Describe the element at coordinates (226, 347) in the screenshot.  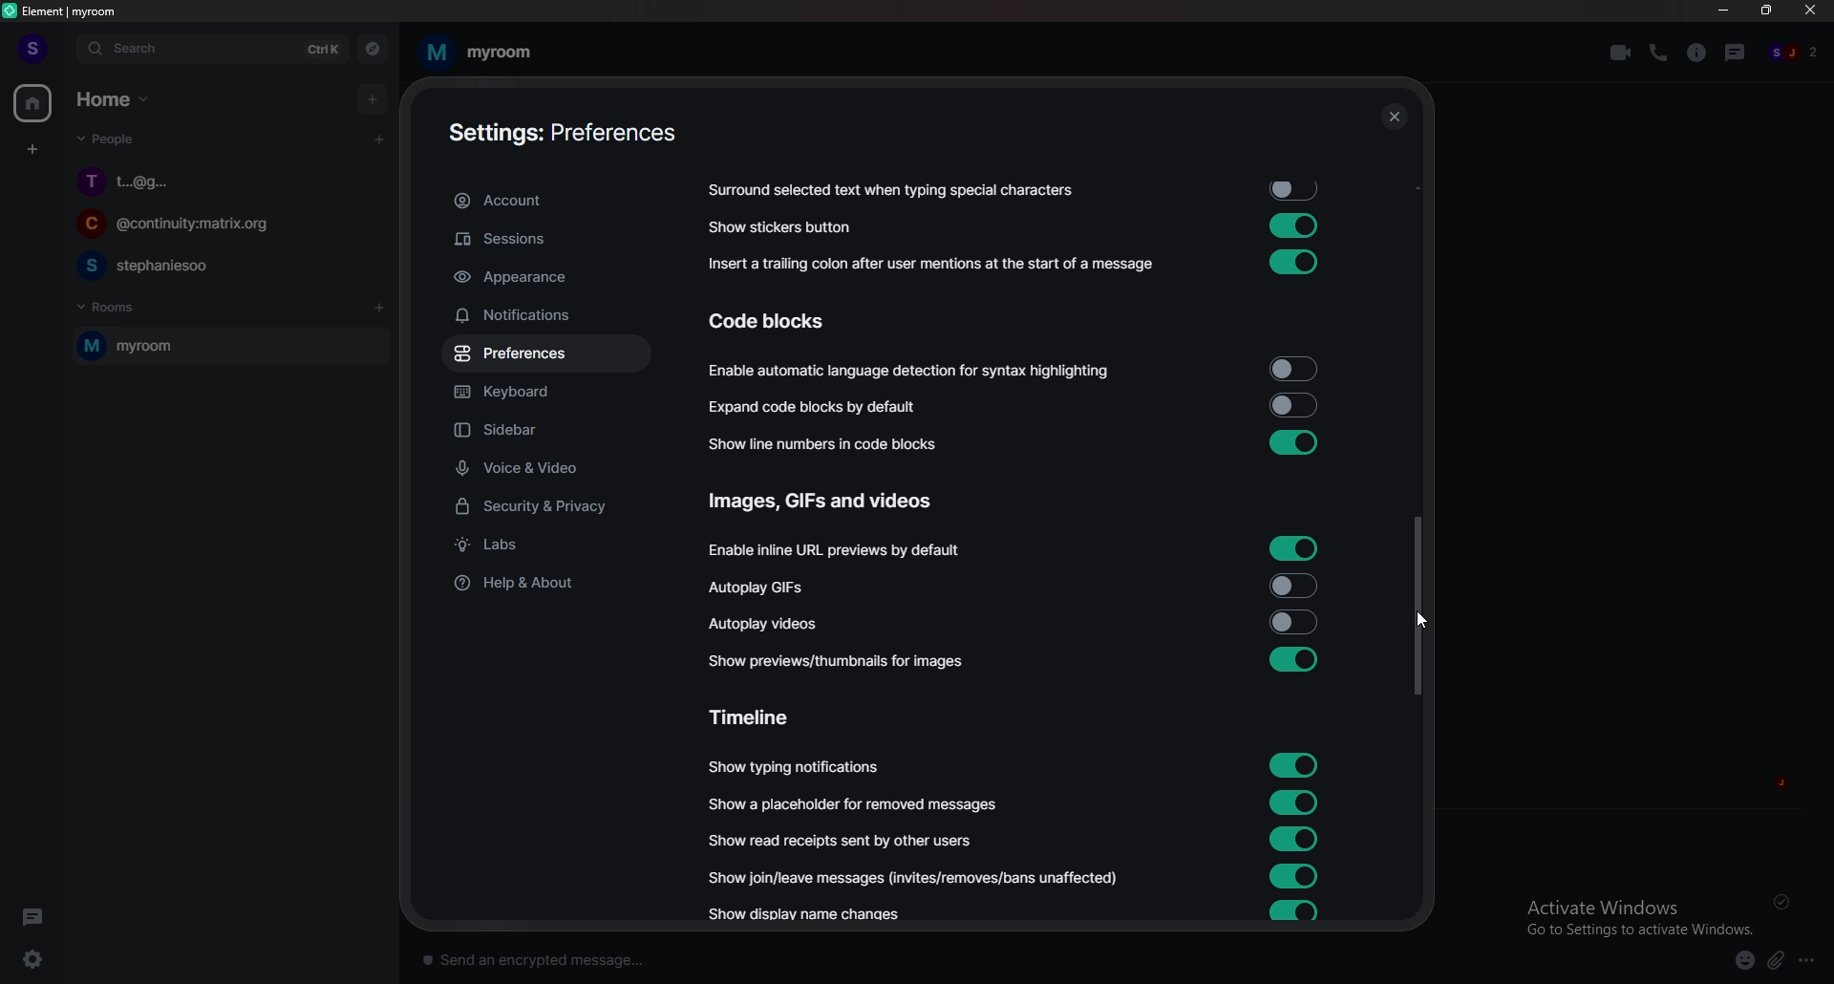
I see `room` at that location.